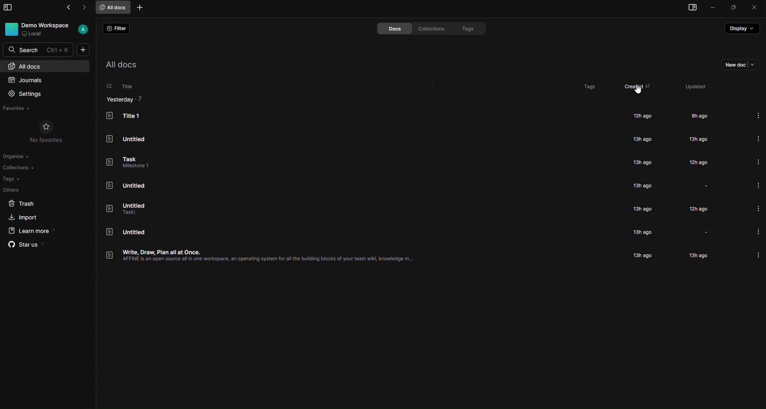  Describe the element at coordinates (128, 185) in the screenshot. I see `Untitled` at that location.